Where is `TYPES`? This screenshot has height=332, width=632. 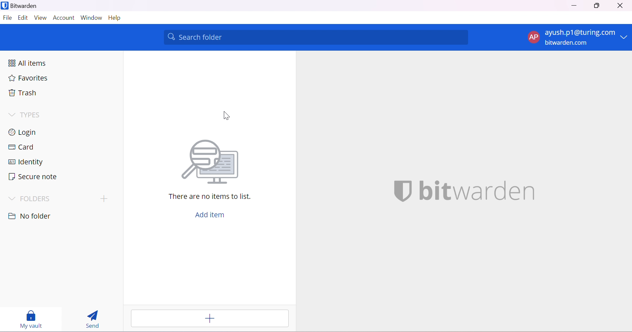
TYPES is located at coordinates (33, 115).